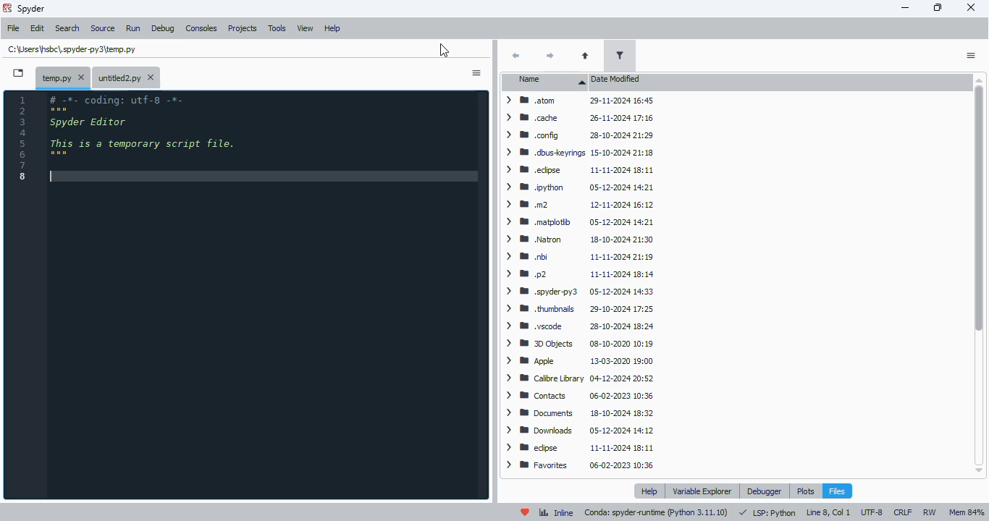 The width and height of the screenshot is (989, 521). What do you see at coordinates (651, 491) in the screenshot?
I see `help` at bounding box center [651, 491].